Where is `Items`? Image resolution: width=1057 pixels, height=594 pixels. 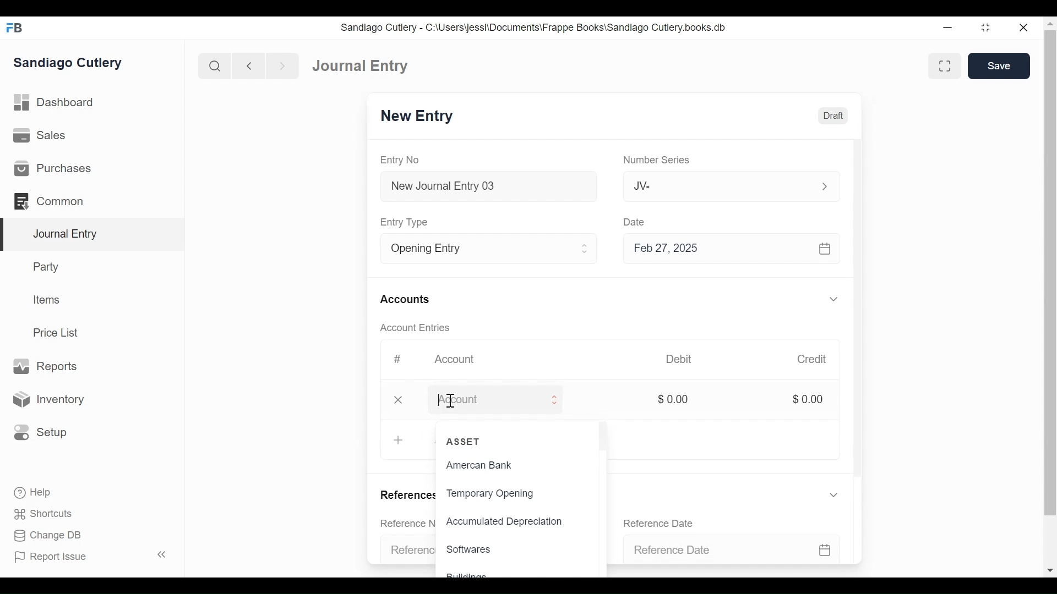 Items is located at coordinates (45, 299).